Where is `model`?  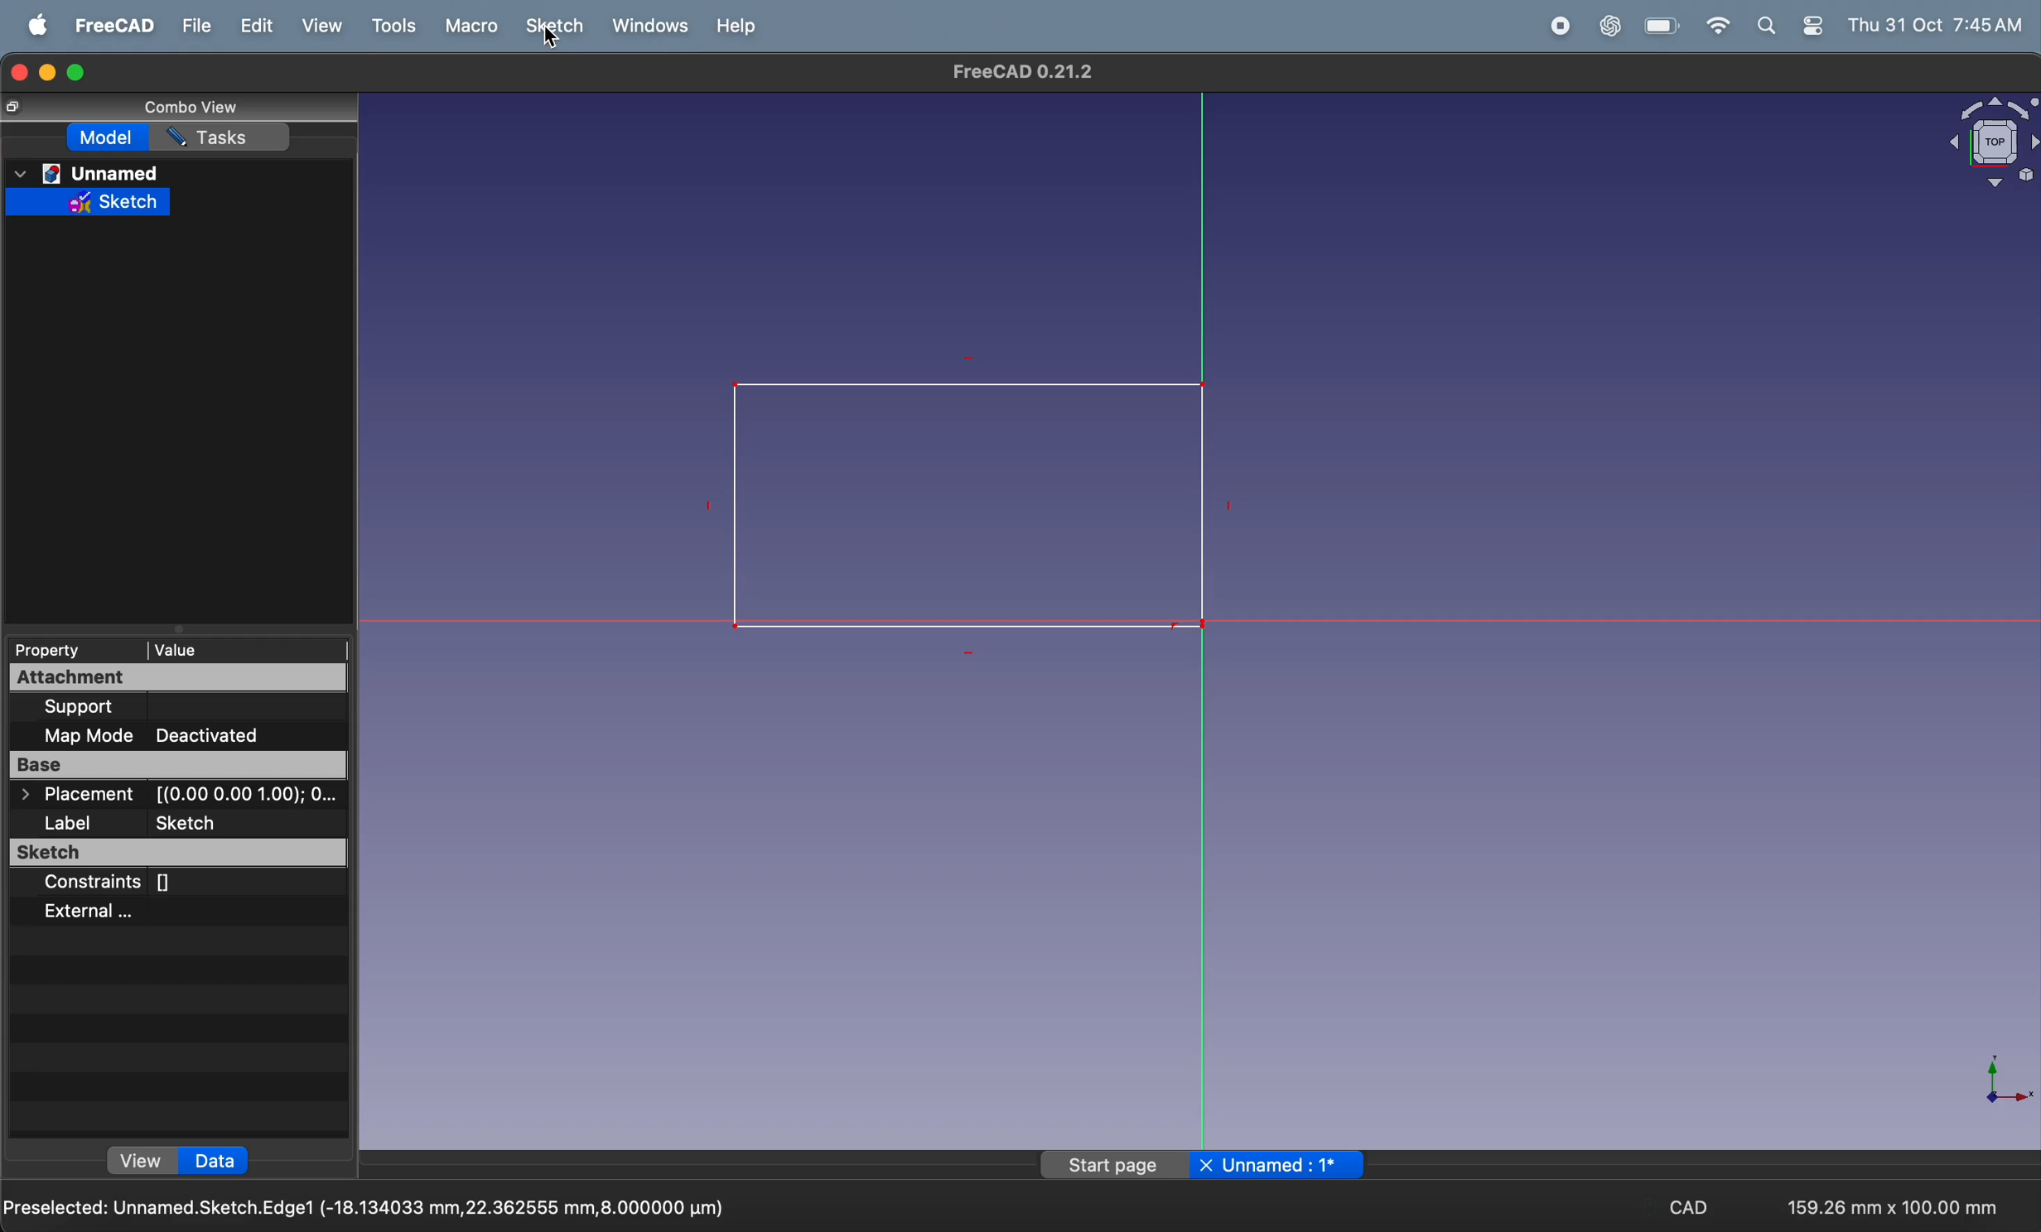
model is located at coordinates (113, 140).